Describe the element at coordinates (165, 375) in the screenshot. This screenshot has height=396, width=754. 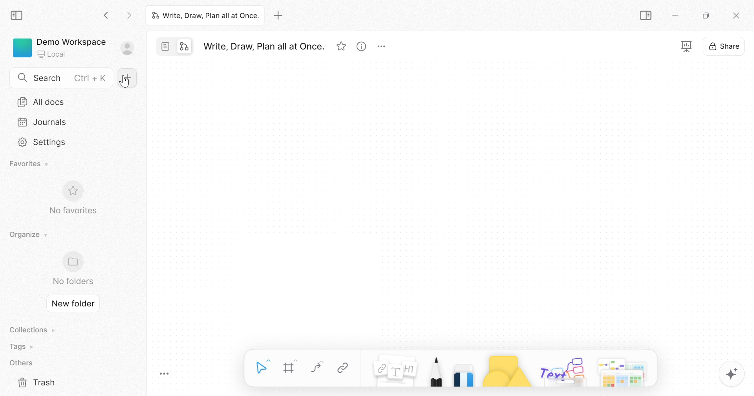
I see `Toggle Zoom Tool Bar` at that location.